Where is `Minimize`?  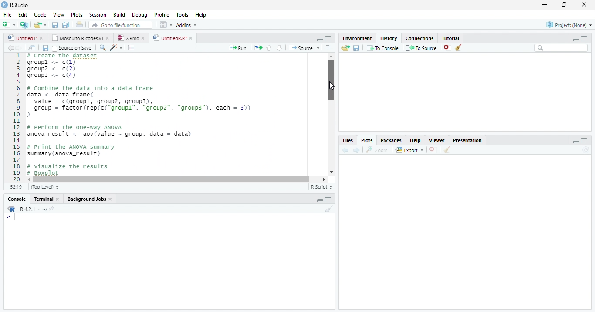 Minimize is located at coordinates (320, 201).